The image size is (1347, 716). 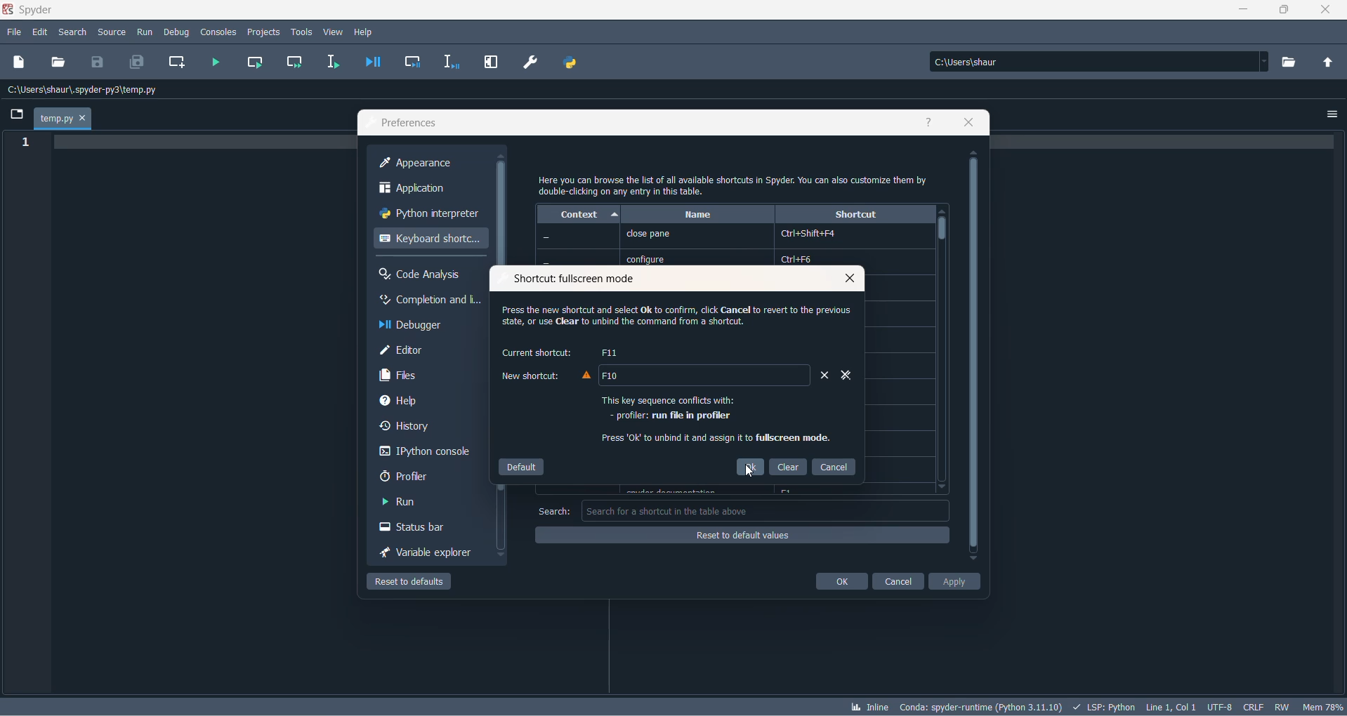 I want to click on name heading, so click(x=697, y=215).